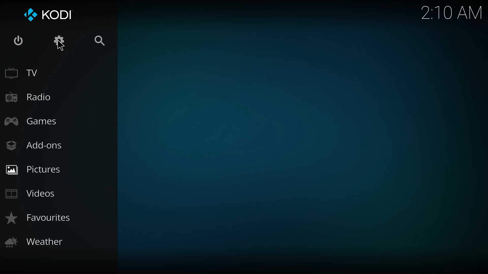  What do you see at coordinates (35, 145) in the screenshot?
I see `add-ons` at bounding box center [35, 145].